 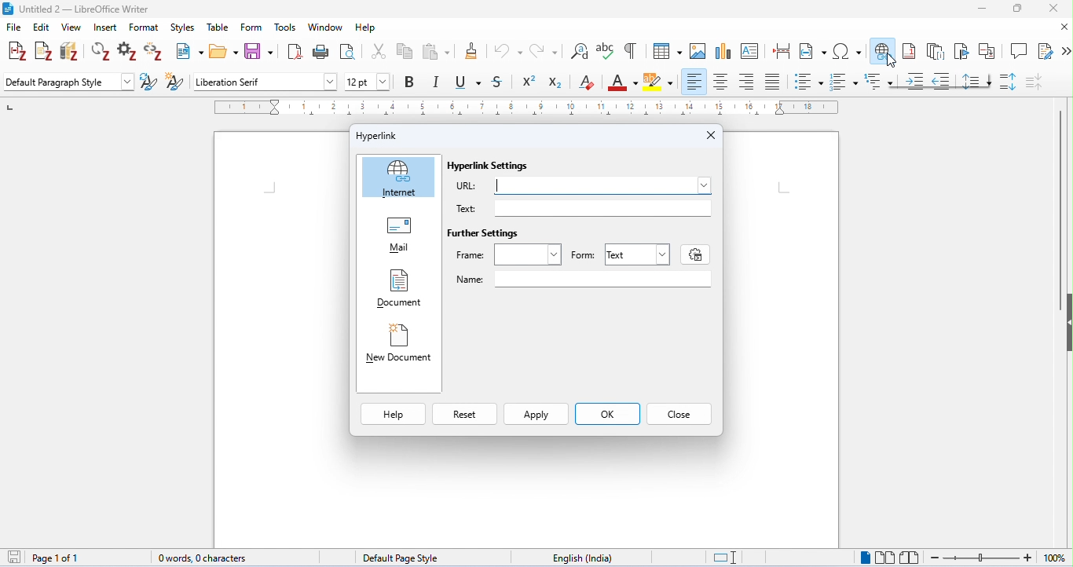 What do you see at coordinates (943, 80) in the screenshot?
I see `decrease indent` at bounding box center [943, 80].